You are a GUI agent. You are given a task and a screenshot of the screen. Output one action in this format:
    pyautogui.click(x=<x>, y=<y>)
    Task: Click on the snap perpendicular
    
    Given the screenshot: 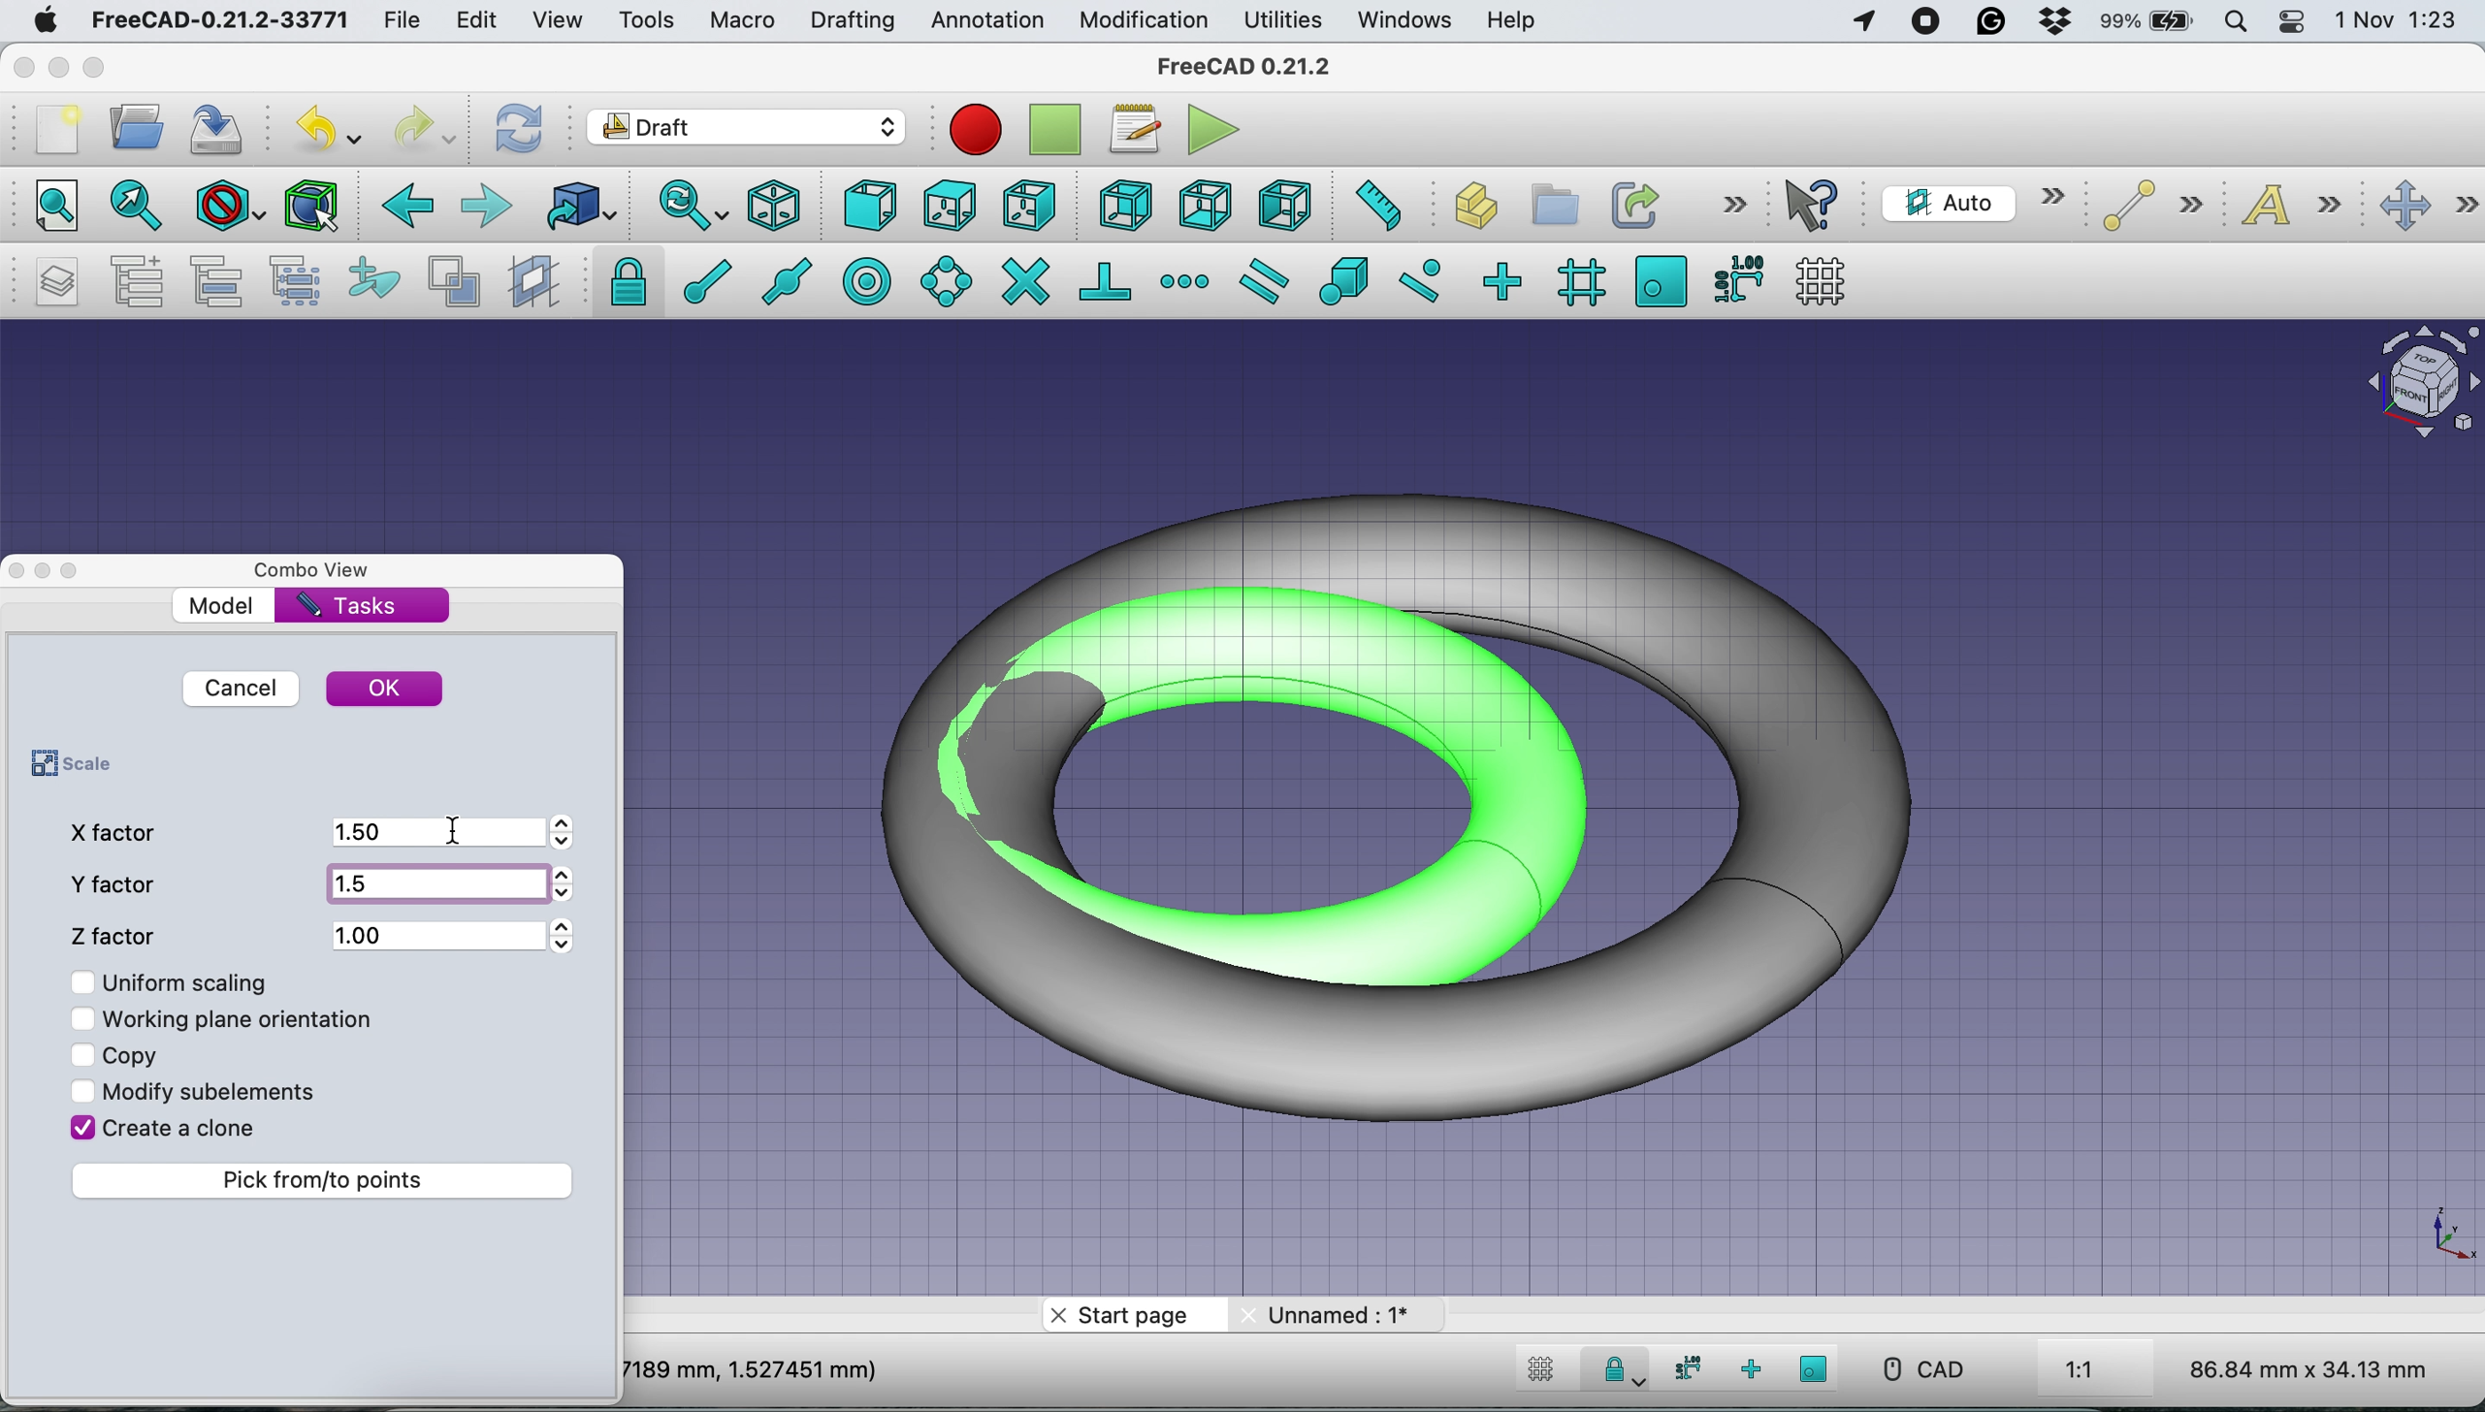 What is the action you would take?
    pyautogui.click(x=1107, y=279)
    